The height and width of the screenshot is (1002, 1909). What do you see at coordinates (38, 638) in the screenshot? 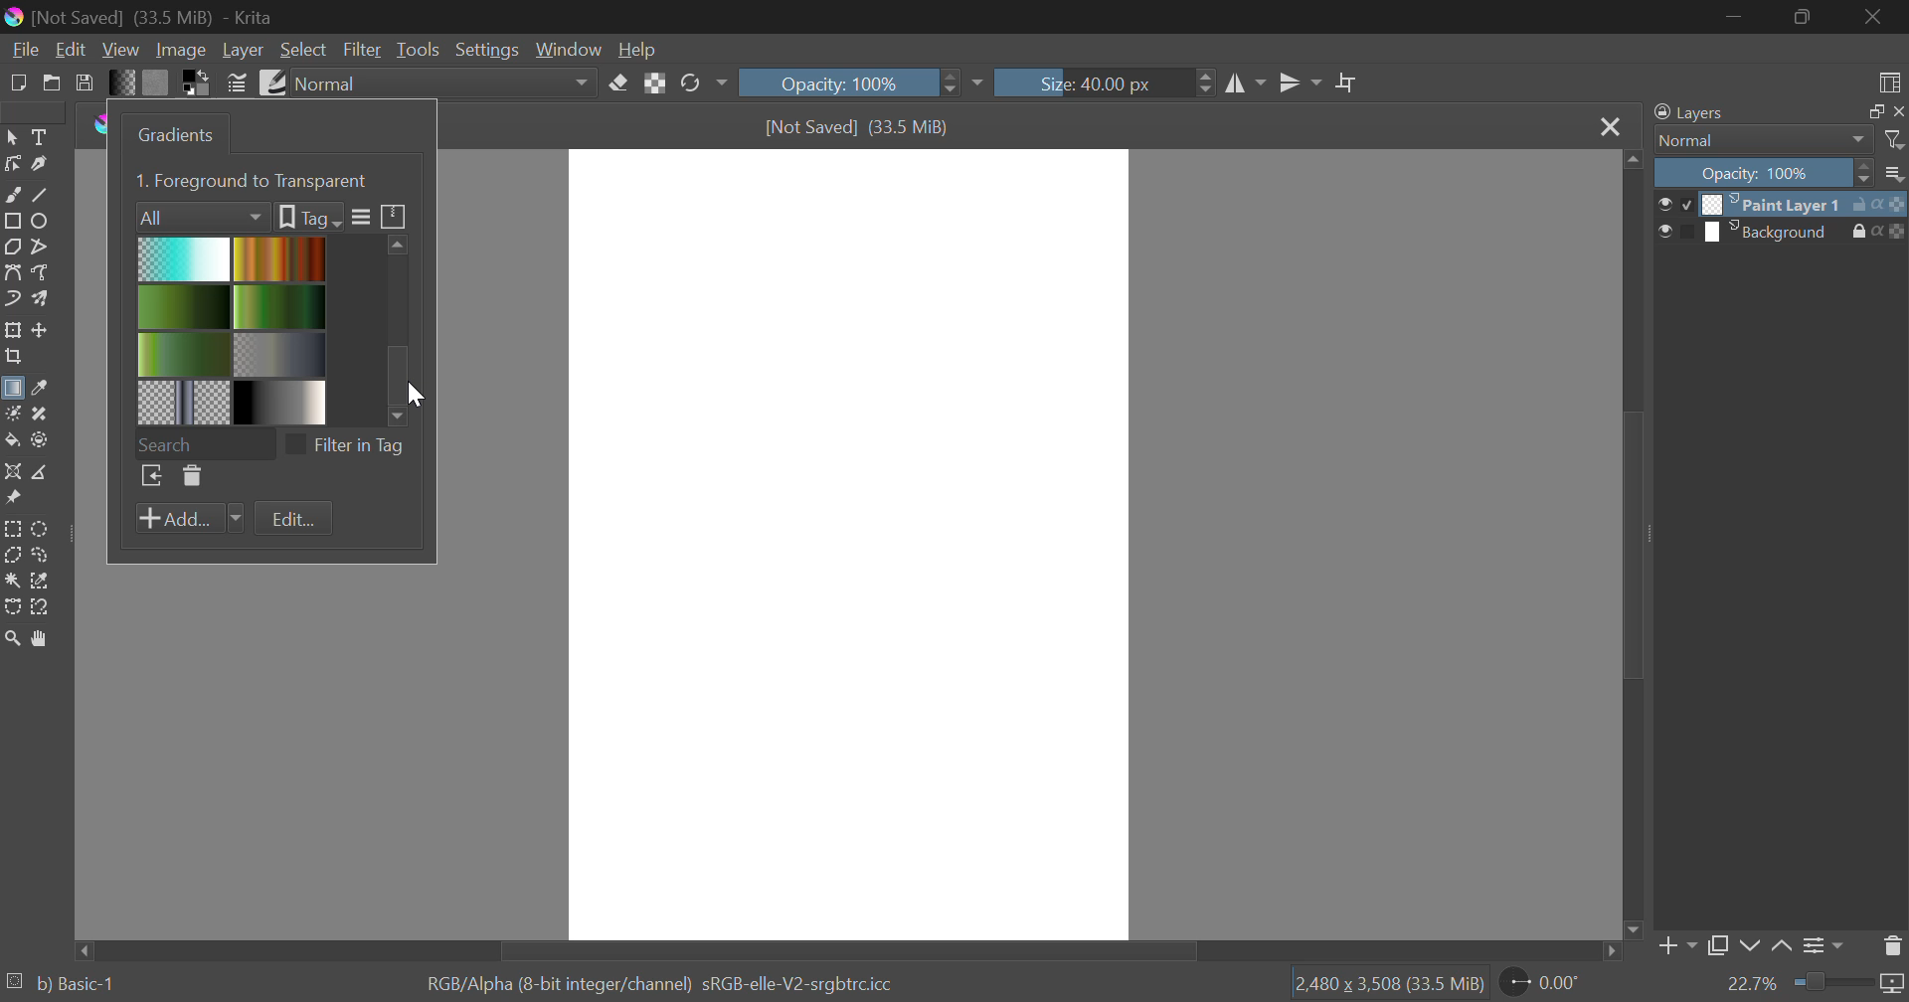
I see `Pan` at bounding box center [38, 638].